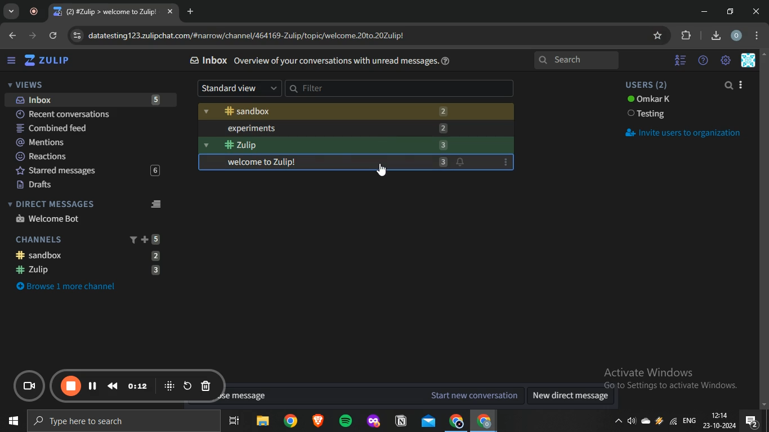 This screenshot has width=769, height=432. Describe the element at coordinates (483, 421) in the screenshot. I see `google chrome` at that location.